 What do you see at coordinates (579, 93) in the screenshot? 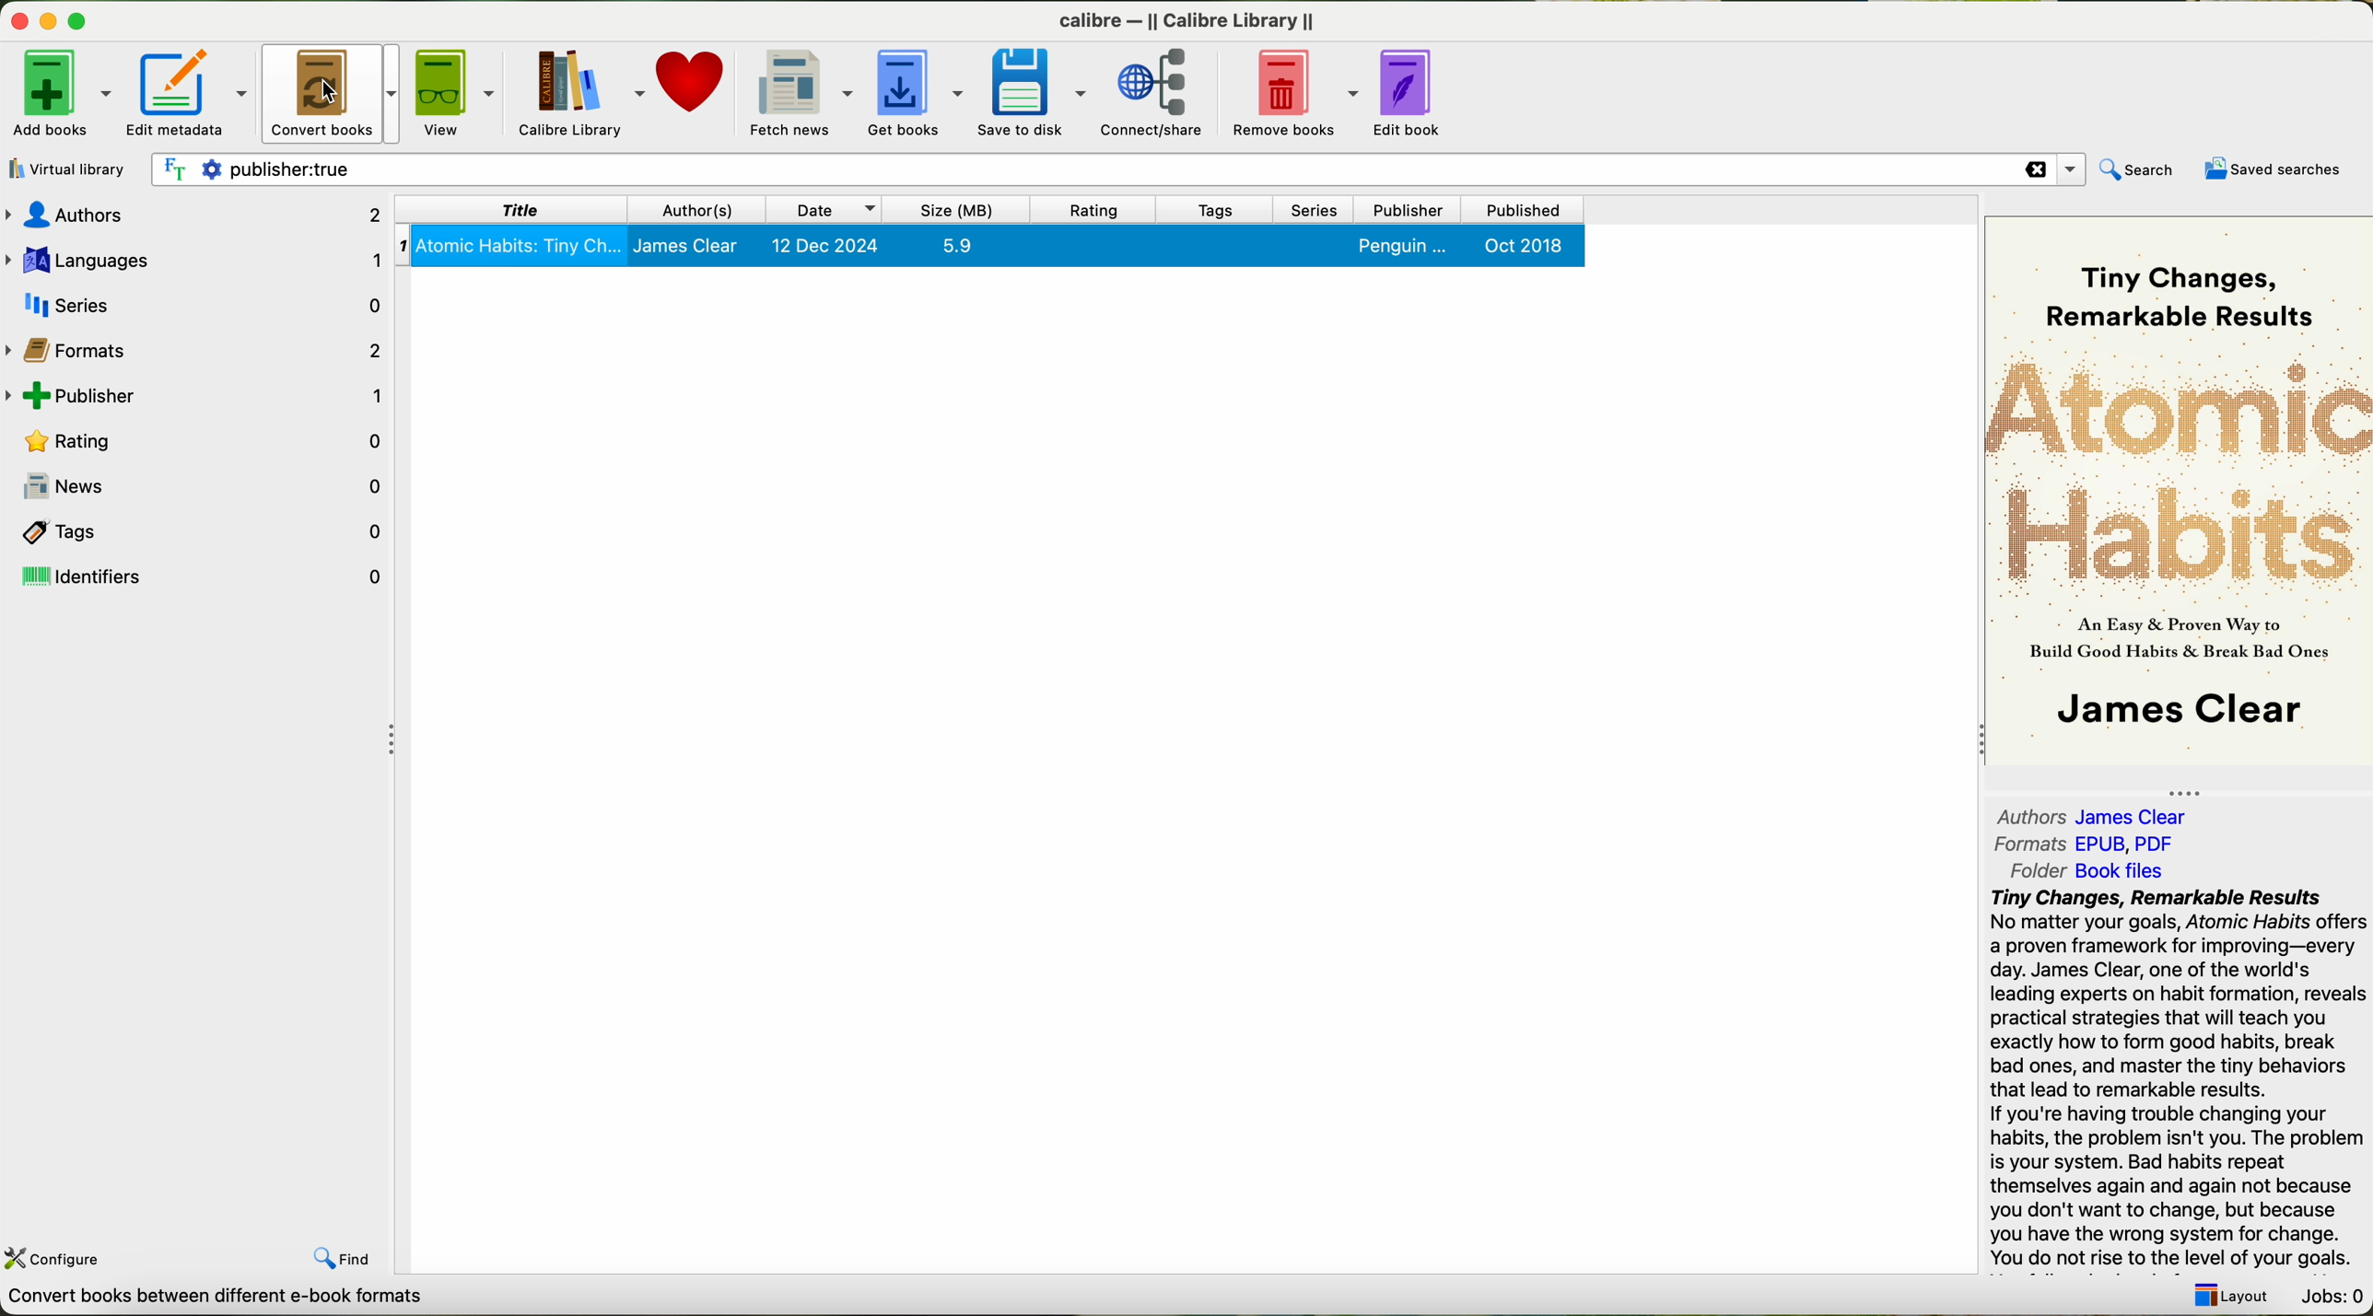
I see `Calibre library` at bounding box center [579, 93].